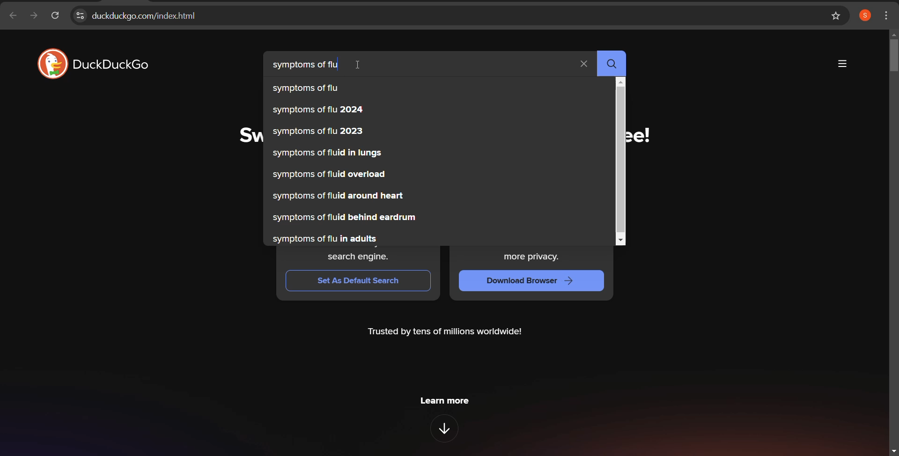  Describe the element at coordinates (448, 430) in the screenshot. I see `downward` at that location.